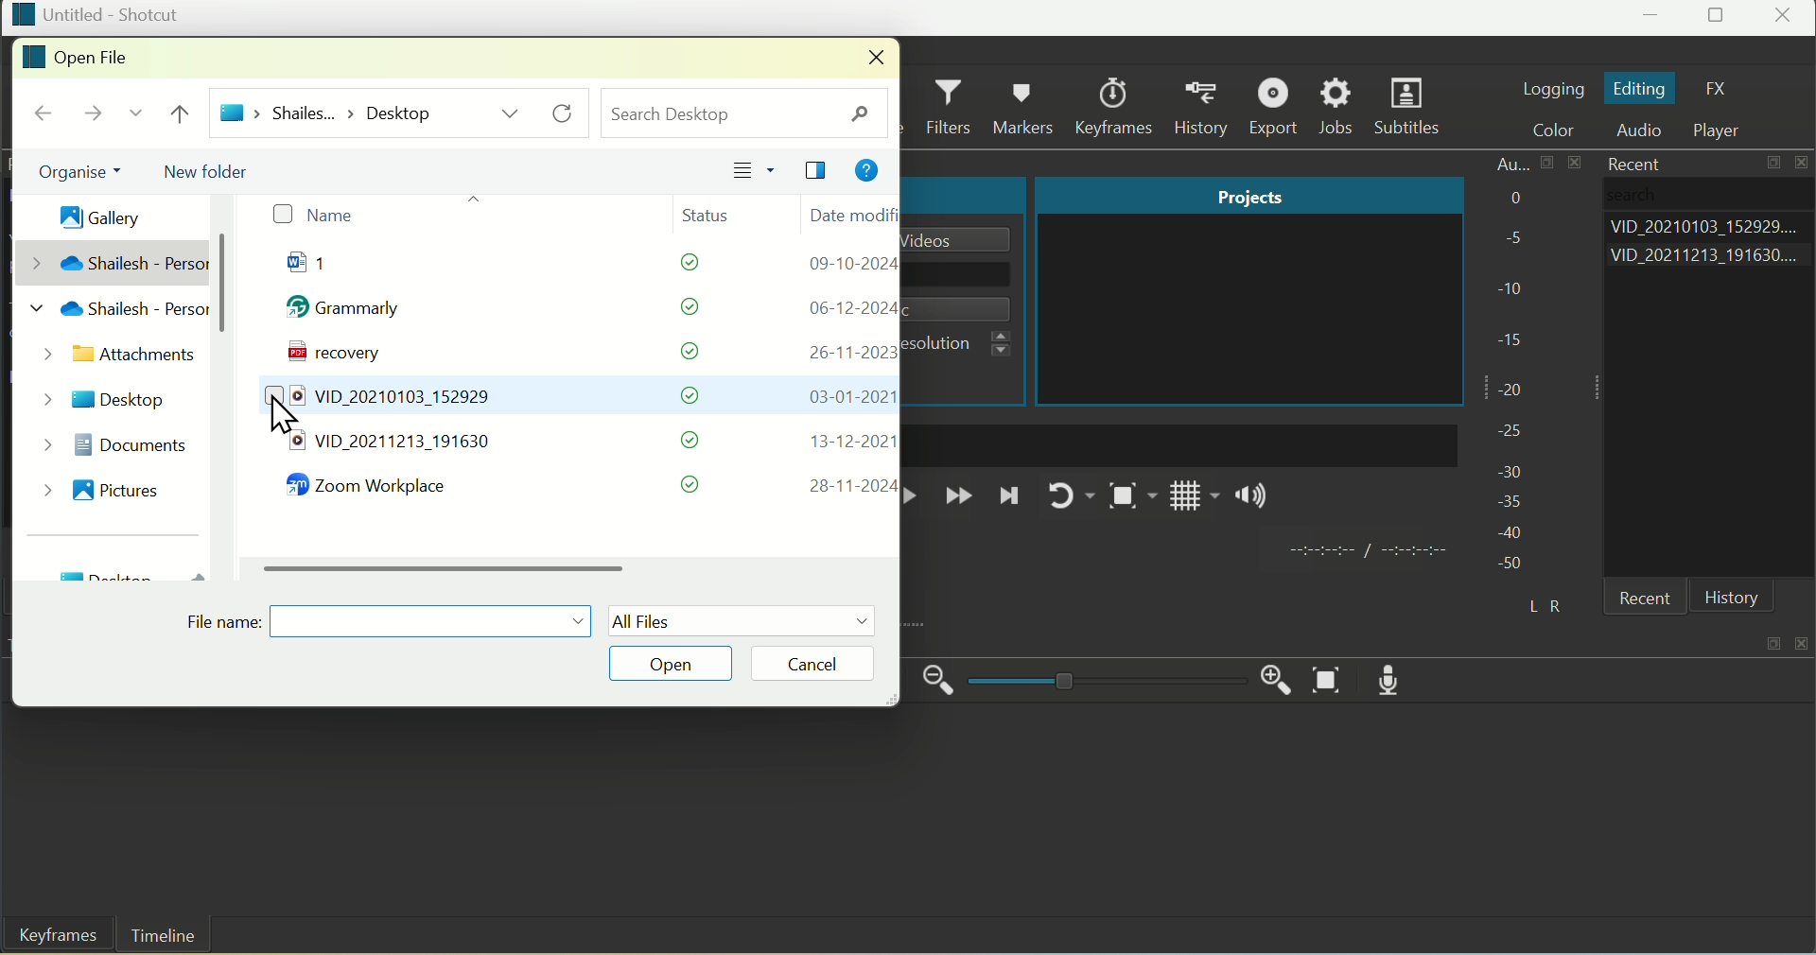  What do you see at coordinates (213, 168) in the screenshot?
I see `New Folder` at bounding box center [213, 168].